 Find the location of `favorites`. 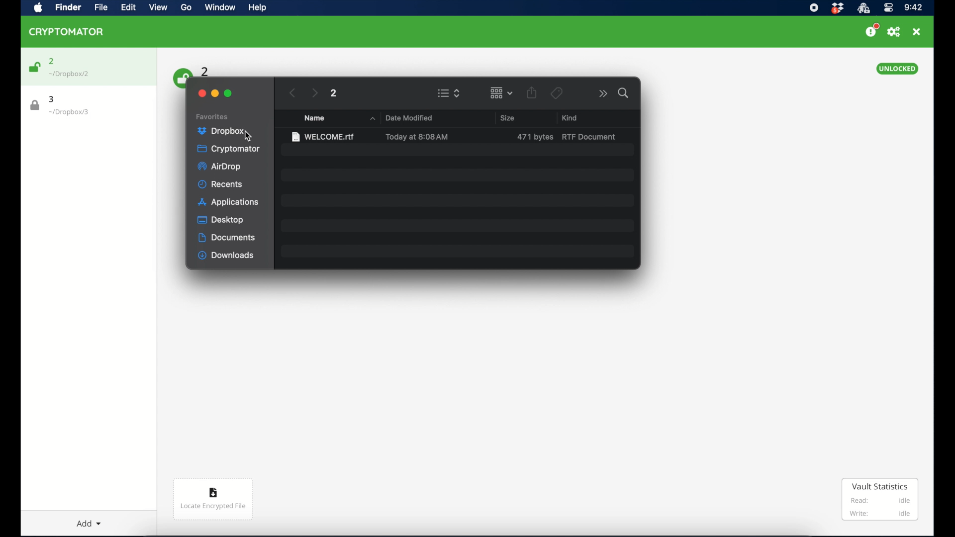

favorites is located at coordinates (212, 117).